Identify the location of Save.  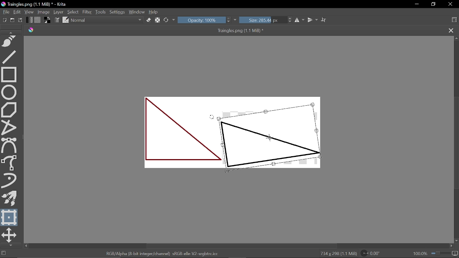
(20, 20).